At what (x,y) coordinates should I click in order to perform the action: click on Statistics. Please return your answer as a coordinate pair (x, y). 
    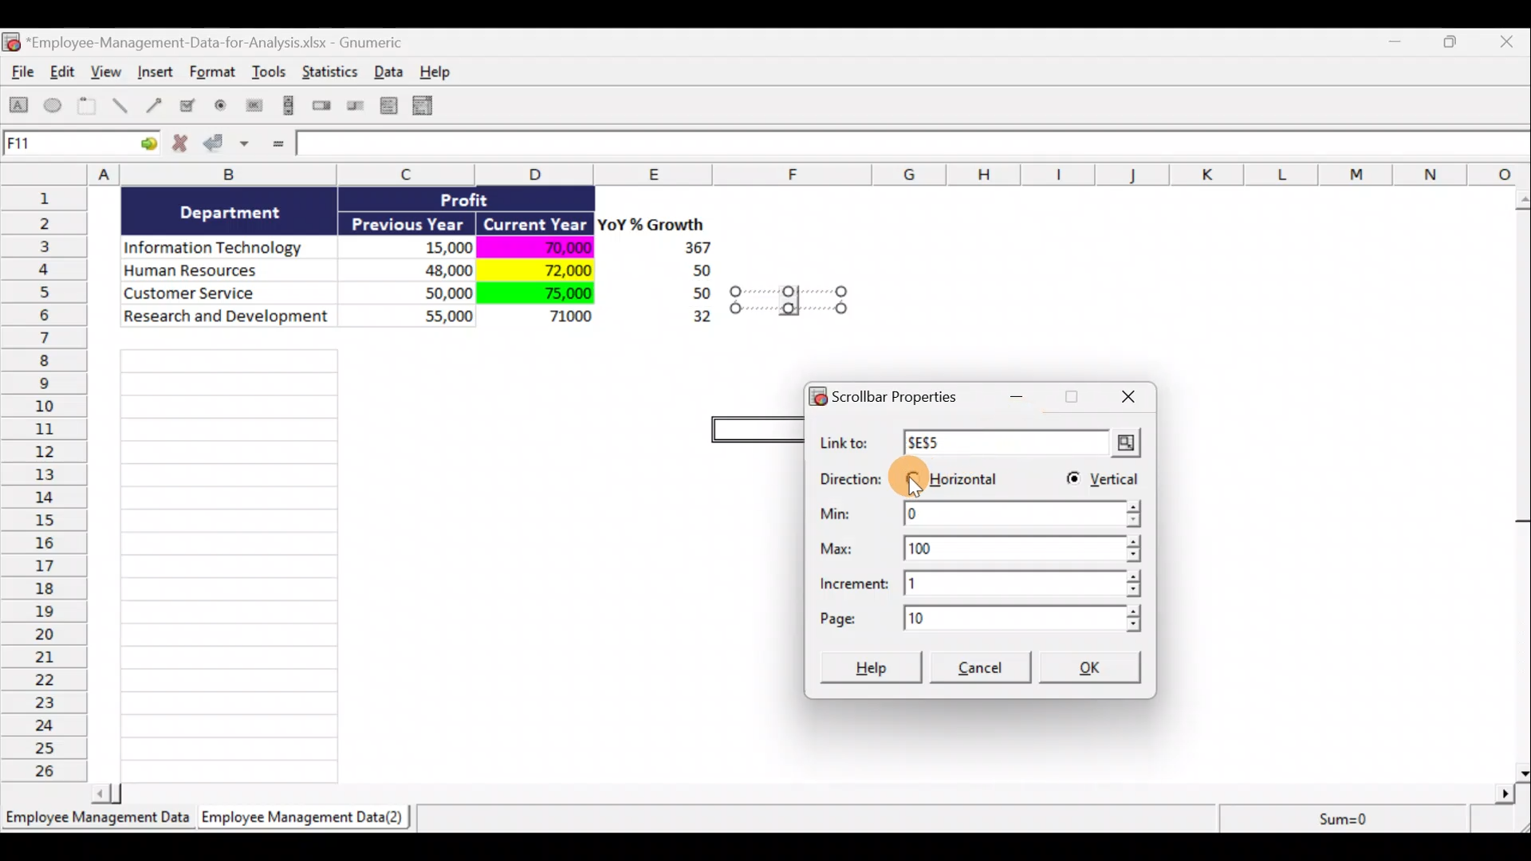
    Looking at the image, I should click on (332, 77).